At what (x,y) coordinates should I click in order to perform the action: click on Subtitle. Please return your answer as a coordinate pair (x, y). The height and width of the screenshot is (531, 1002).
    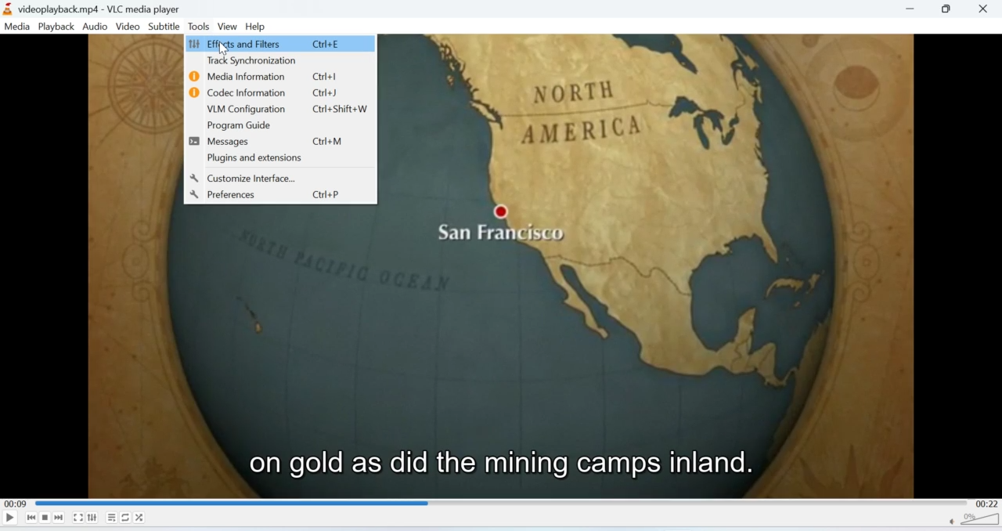
    Looking at the image, I should click on (164, 26).